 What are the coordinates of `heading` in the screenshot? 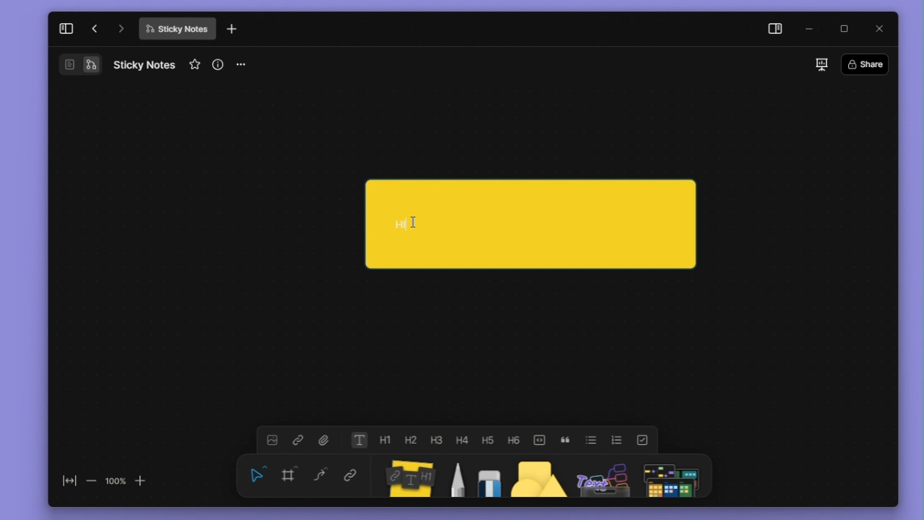 It's located at (388, 439).